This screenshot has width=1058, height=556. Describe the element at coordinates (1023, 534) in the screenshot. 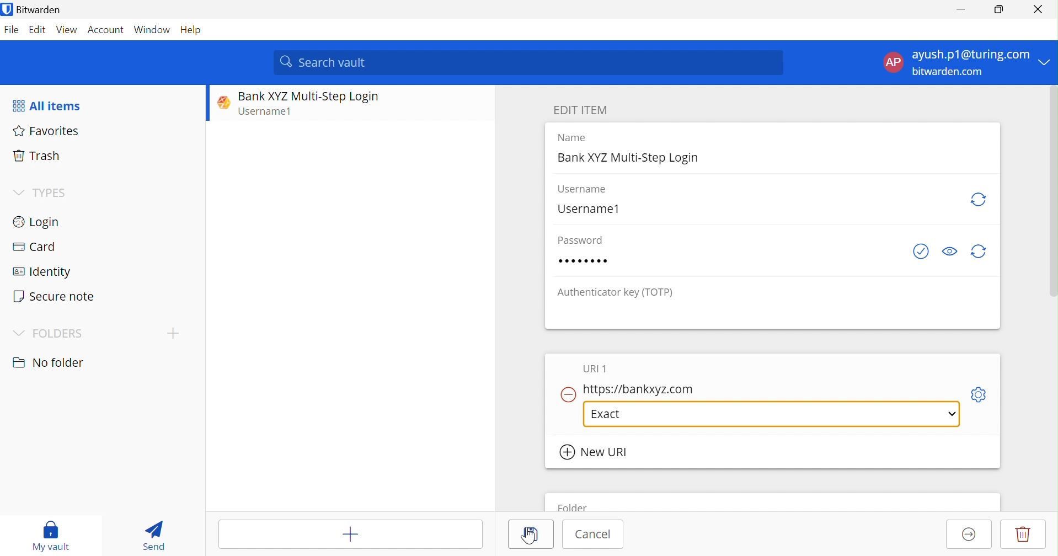

I see `Delete` at that location.